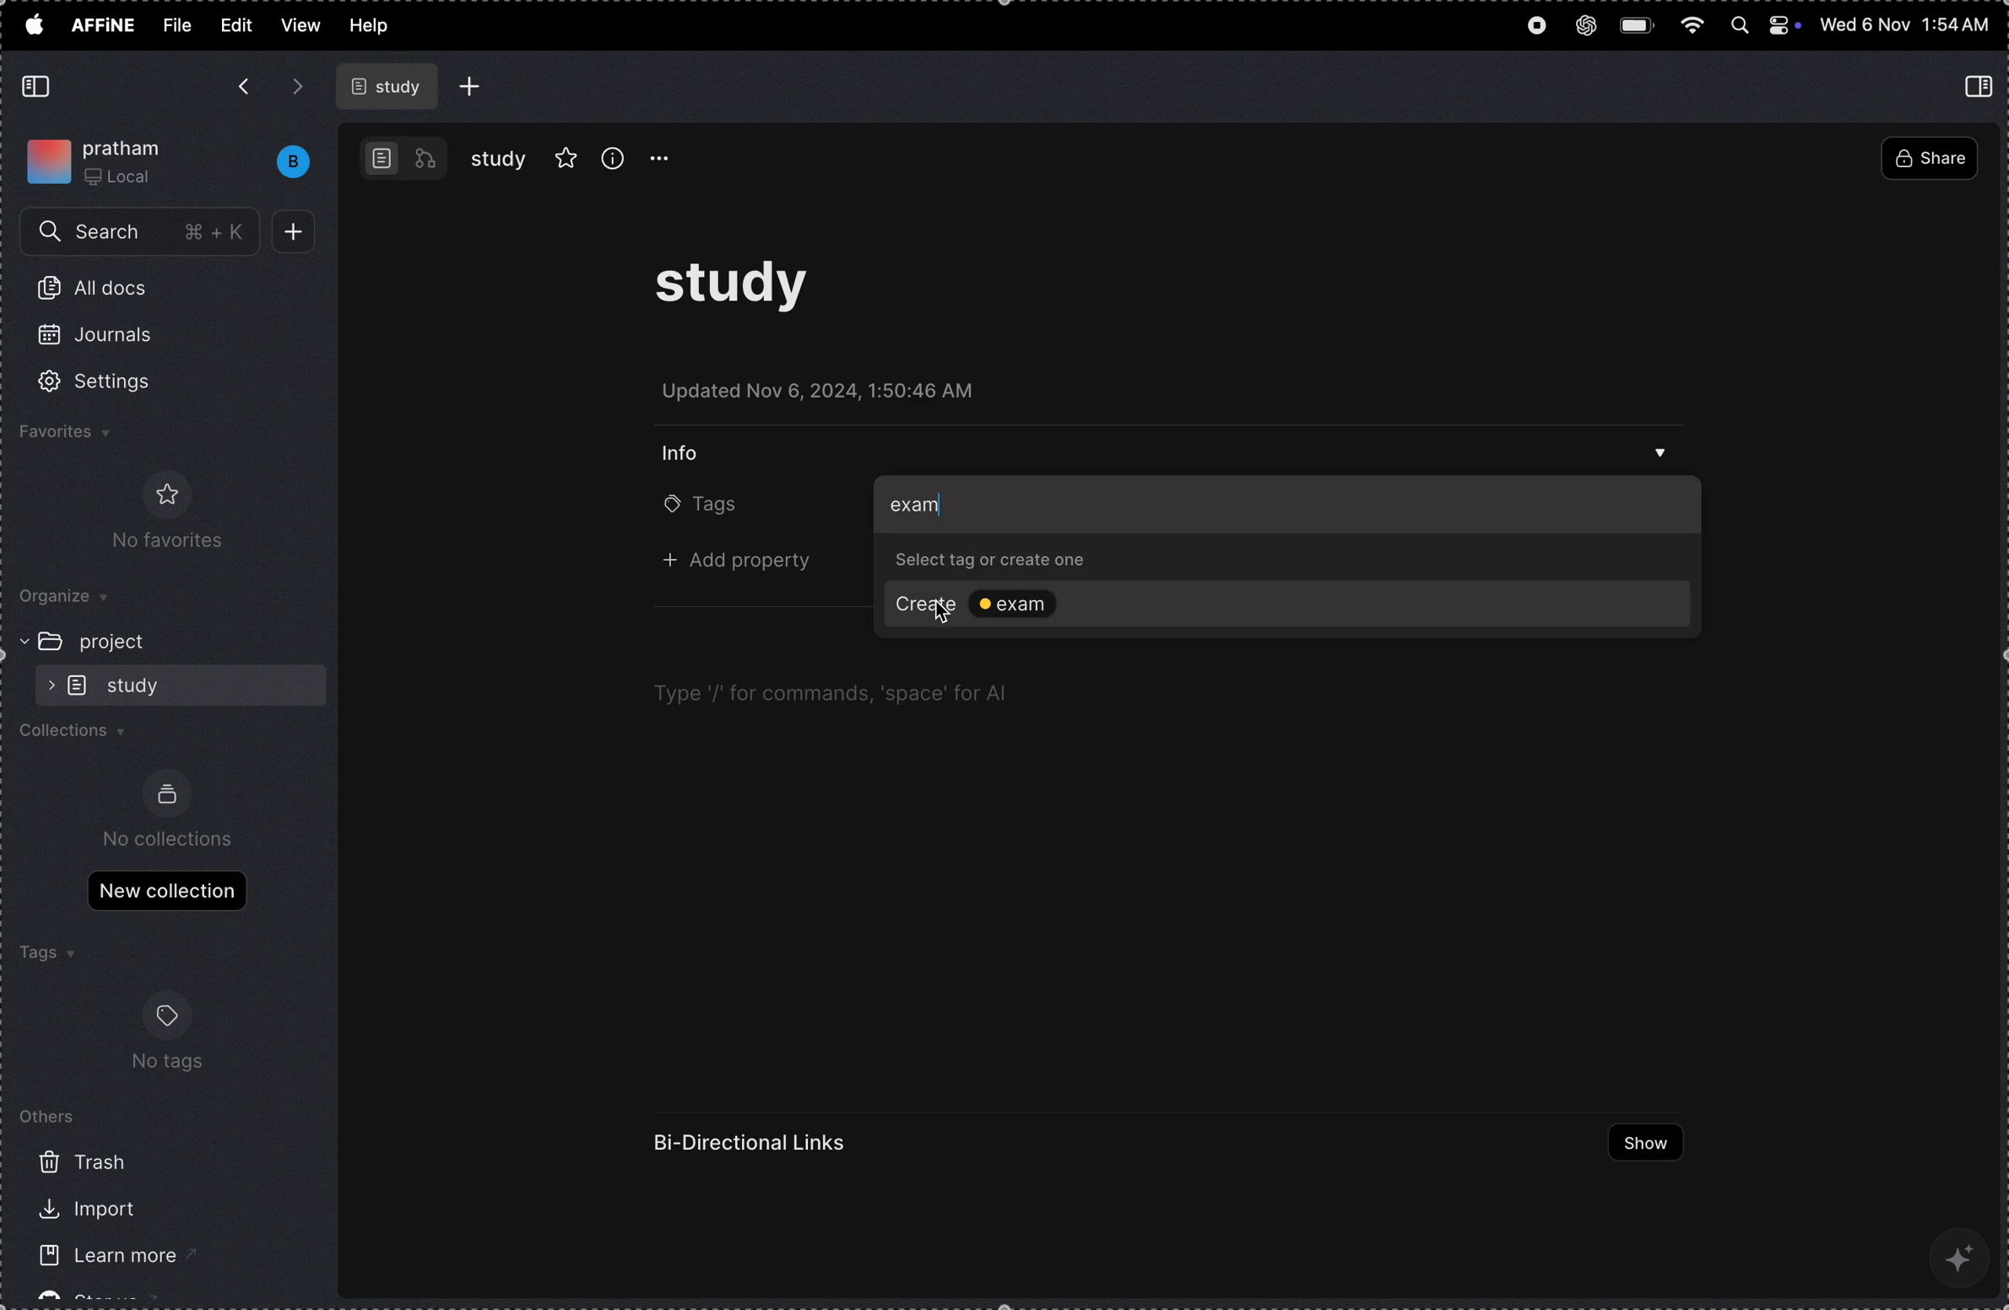  I want to click on add, so click(300, 232).